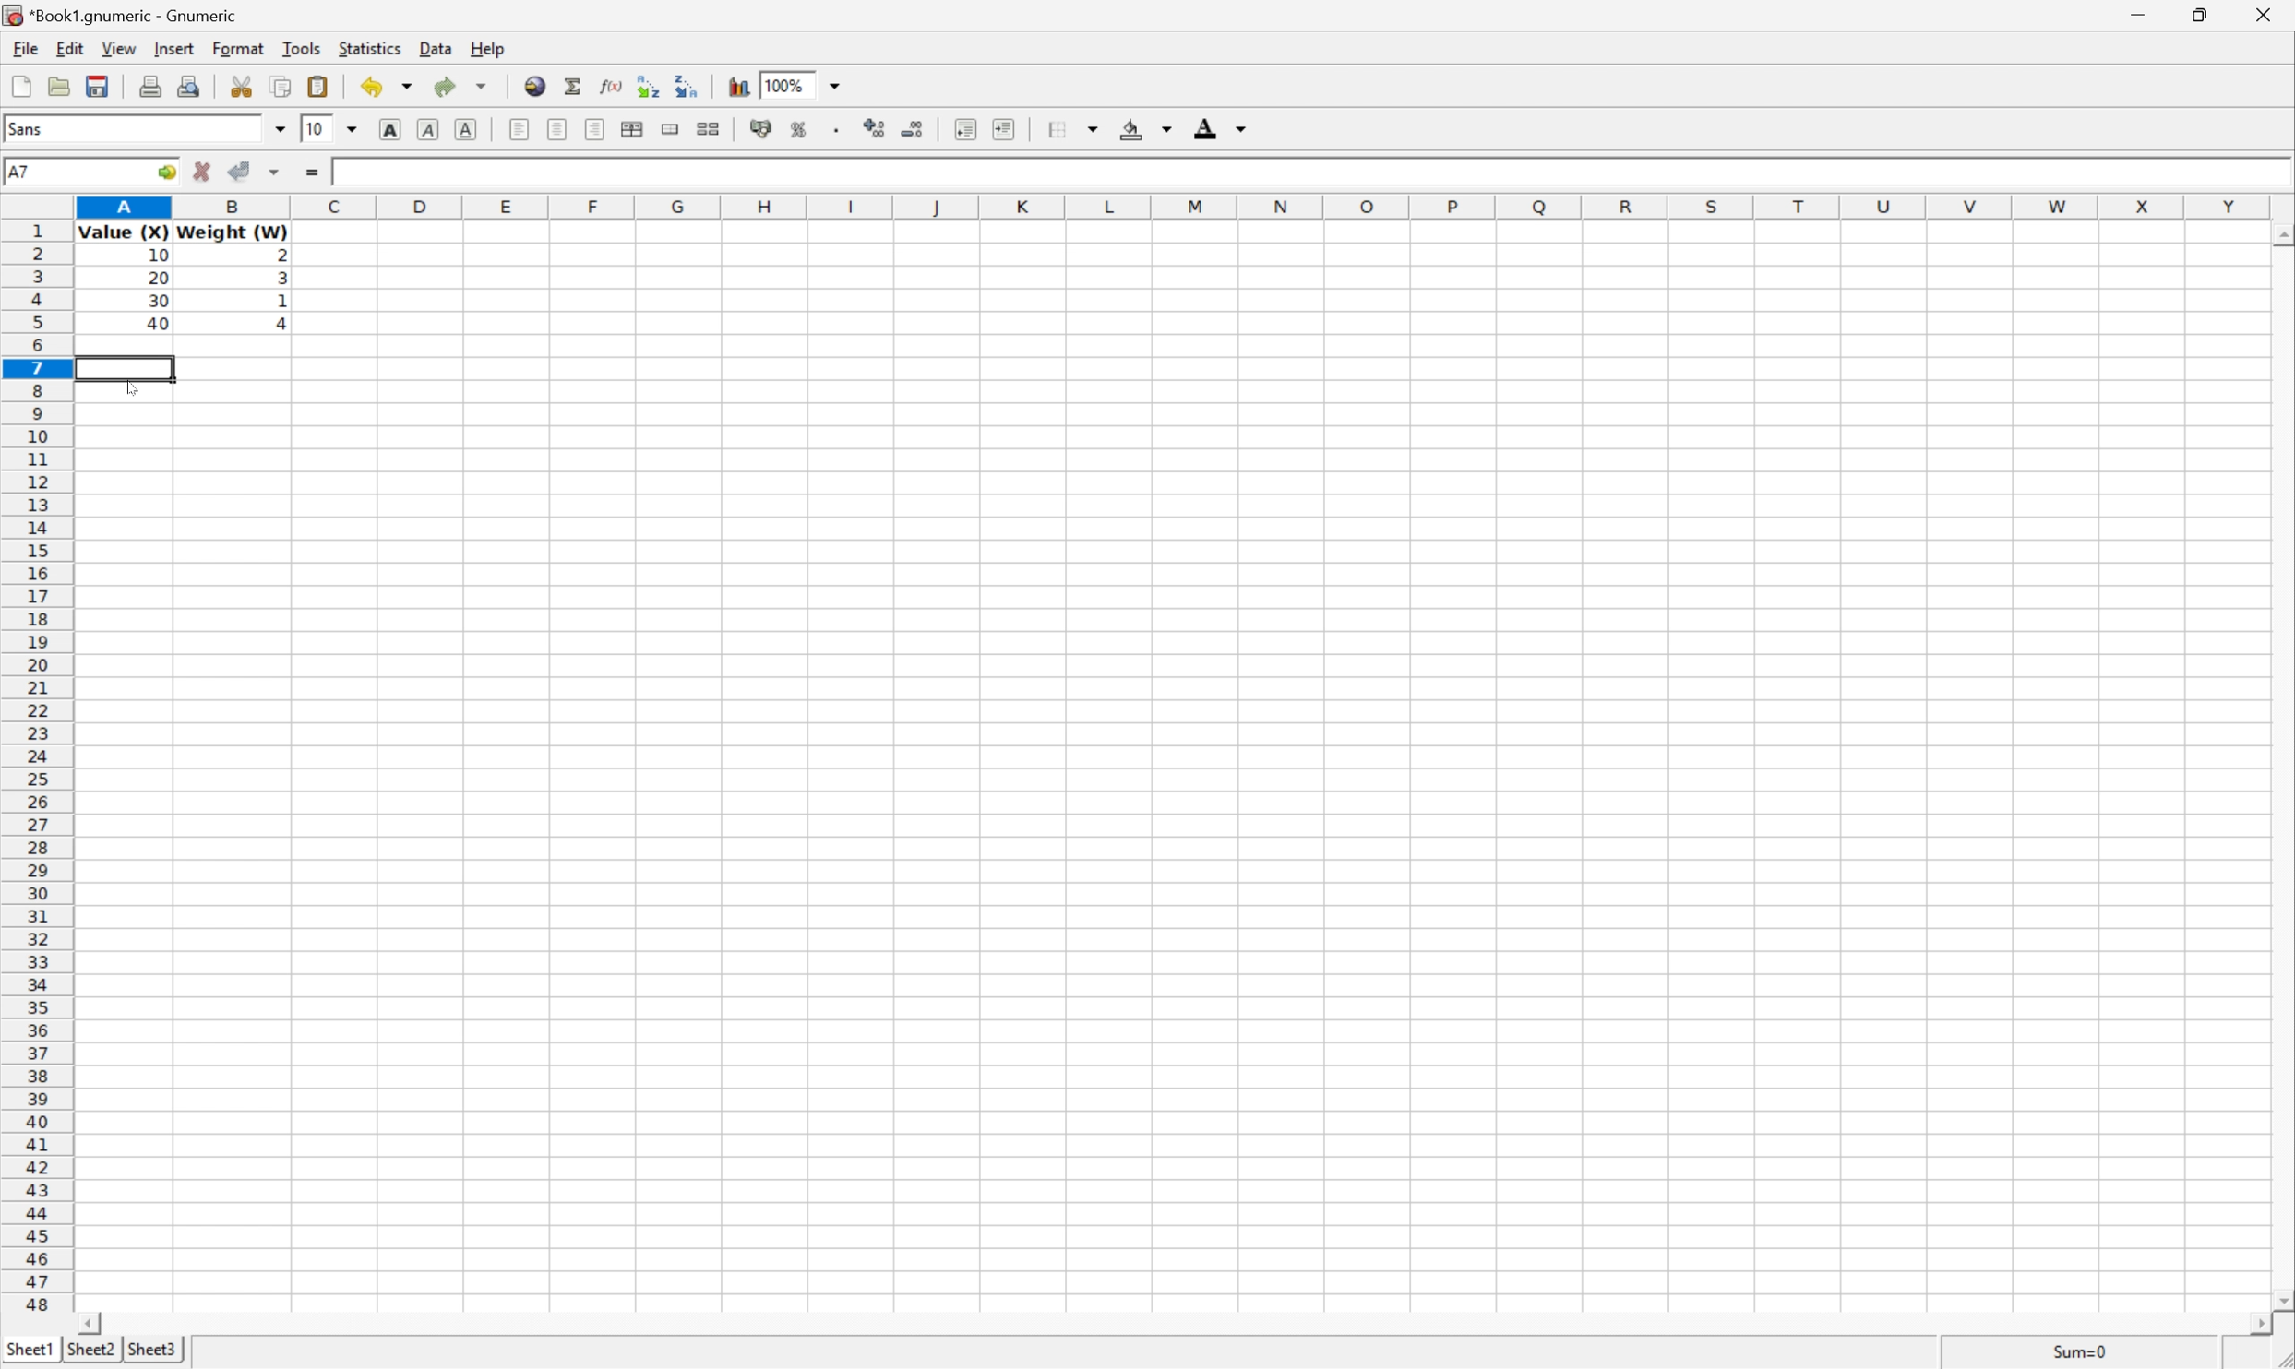  What do you see at coordinates (99, 89) in the screenshot?
I see `Save current workbook` at bounding box center [99, 89].